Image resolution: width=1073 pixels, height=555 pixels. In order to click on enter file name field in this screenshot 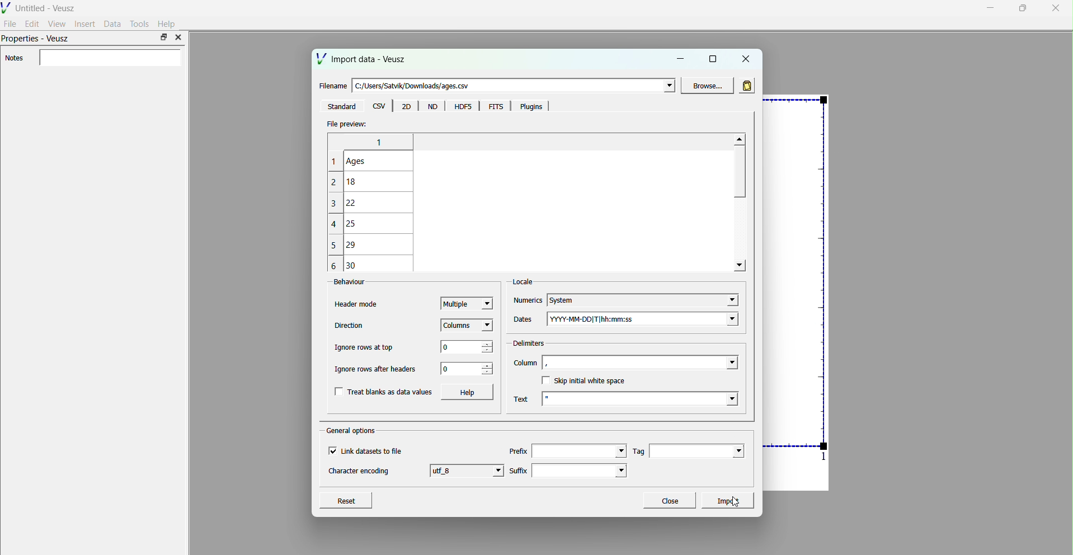, I will do `click(515, 86)`.